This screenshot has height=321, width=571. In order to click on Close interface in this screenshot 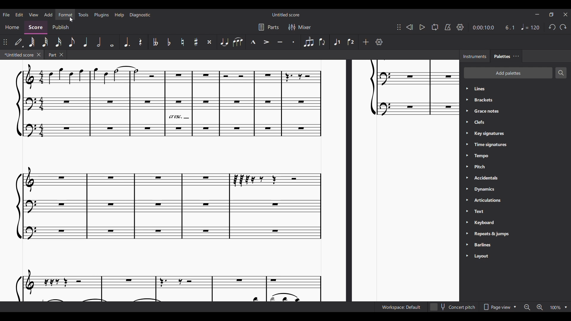, I will do `click(565, 15)`.